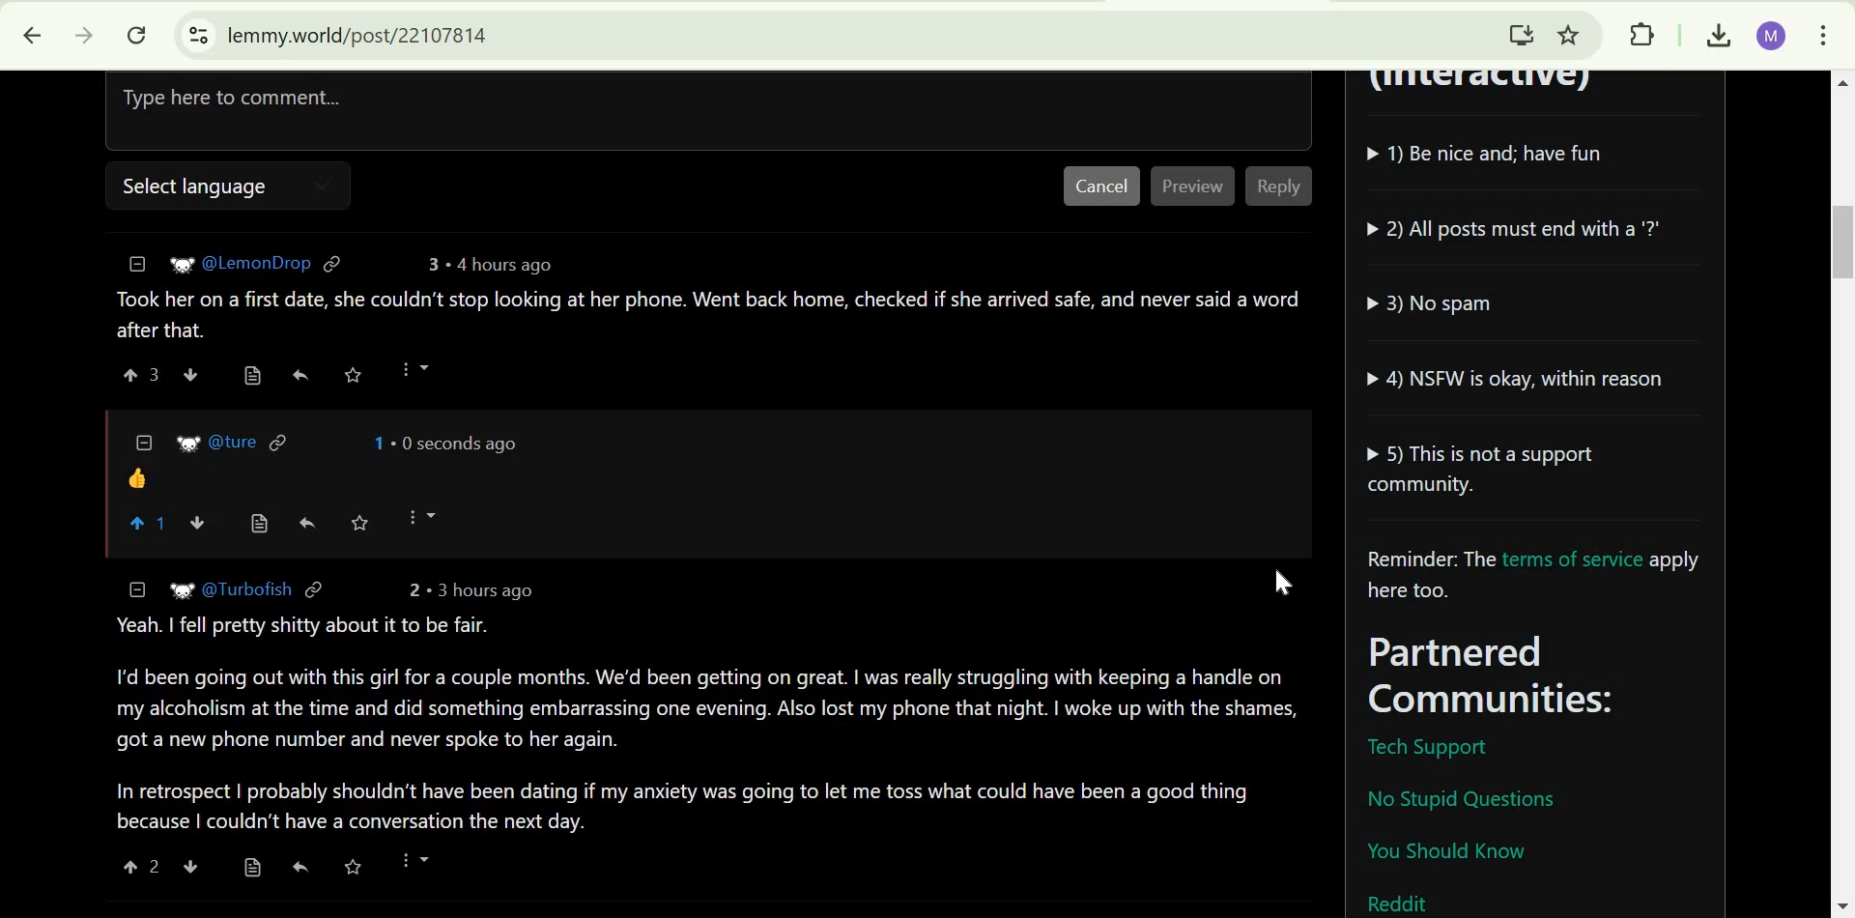 The width and height of the screenshot is (1855, 918). Describe the element at coordinates (22, 36) in the screenshot. I see `Click to go back, hold to see history` at that location.